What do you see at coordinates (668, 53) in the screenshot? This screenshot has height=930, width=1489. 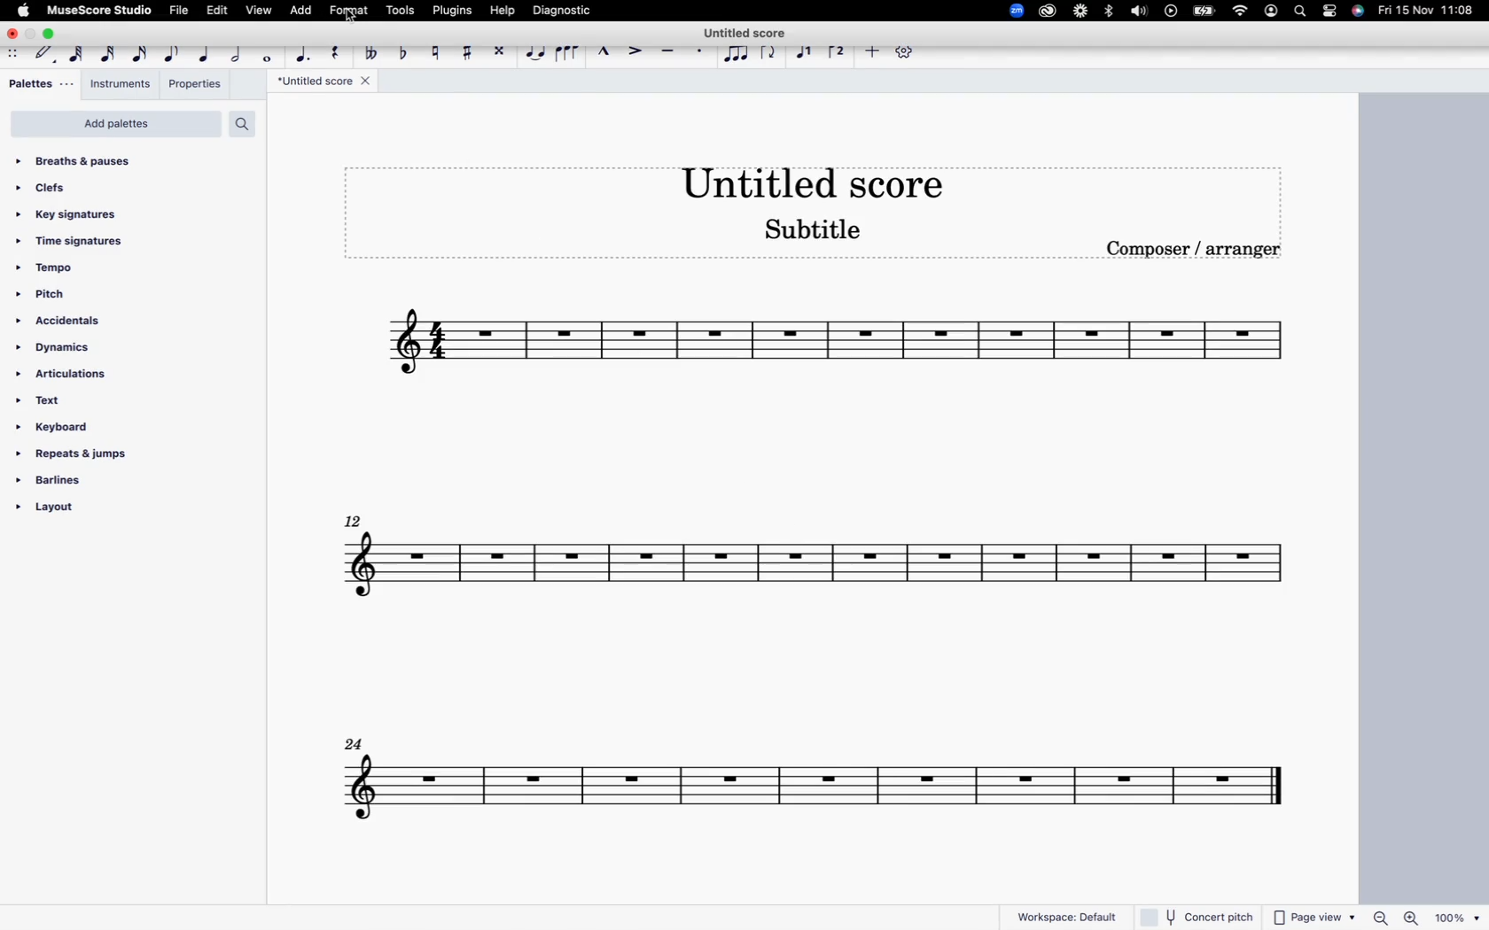 I see `tenuto` at bounding box center [668, 53].